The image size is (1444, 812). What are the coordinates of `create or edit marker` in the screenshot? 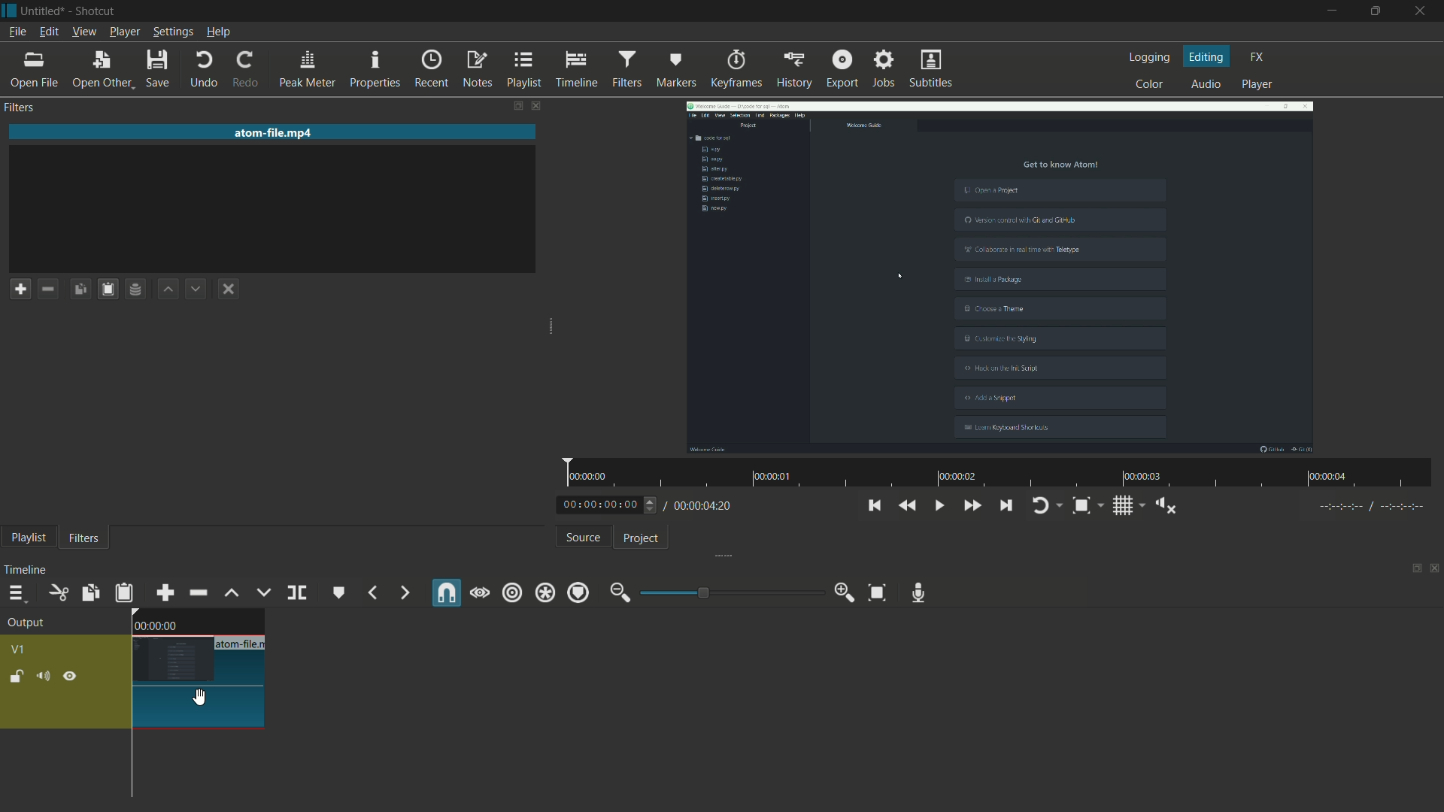 It's located at (336, 592).